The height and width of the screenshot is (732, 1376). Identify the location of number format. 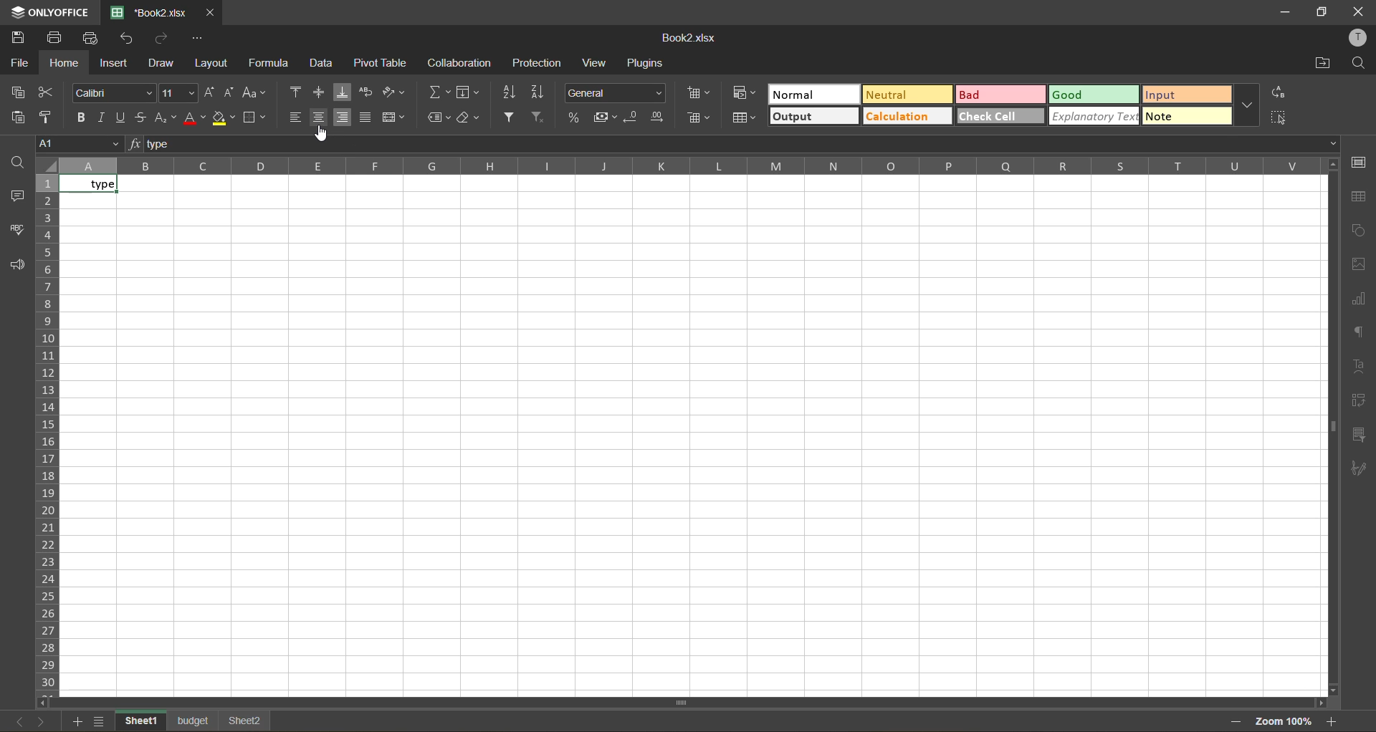
(618, 92).